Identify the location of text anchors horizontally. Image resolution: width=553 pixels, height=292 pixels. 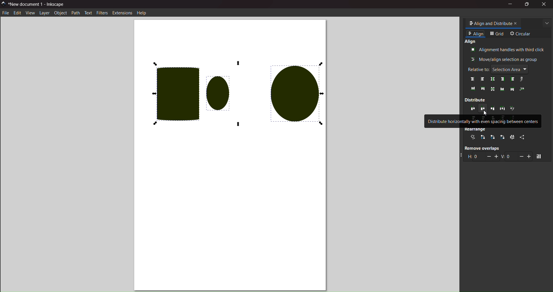
(524, 79).